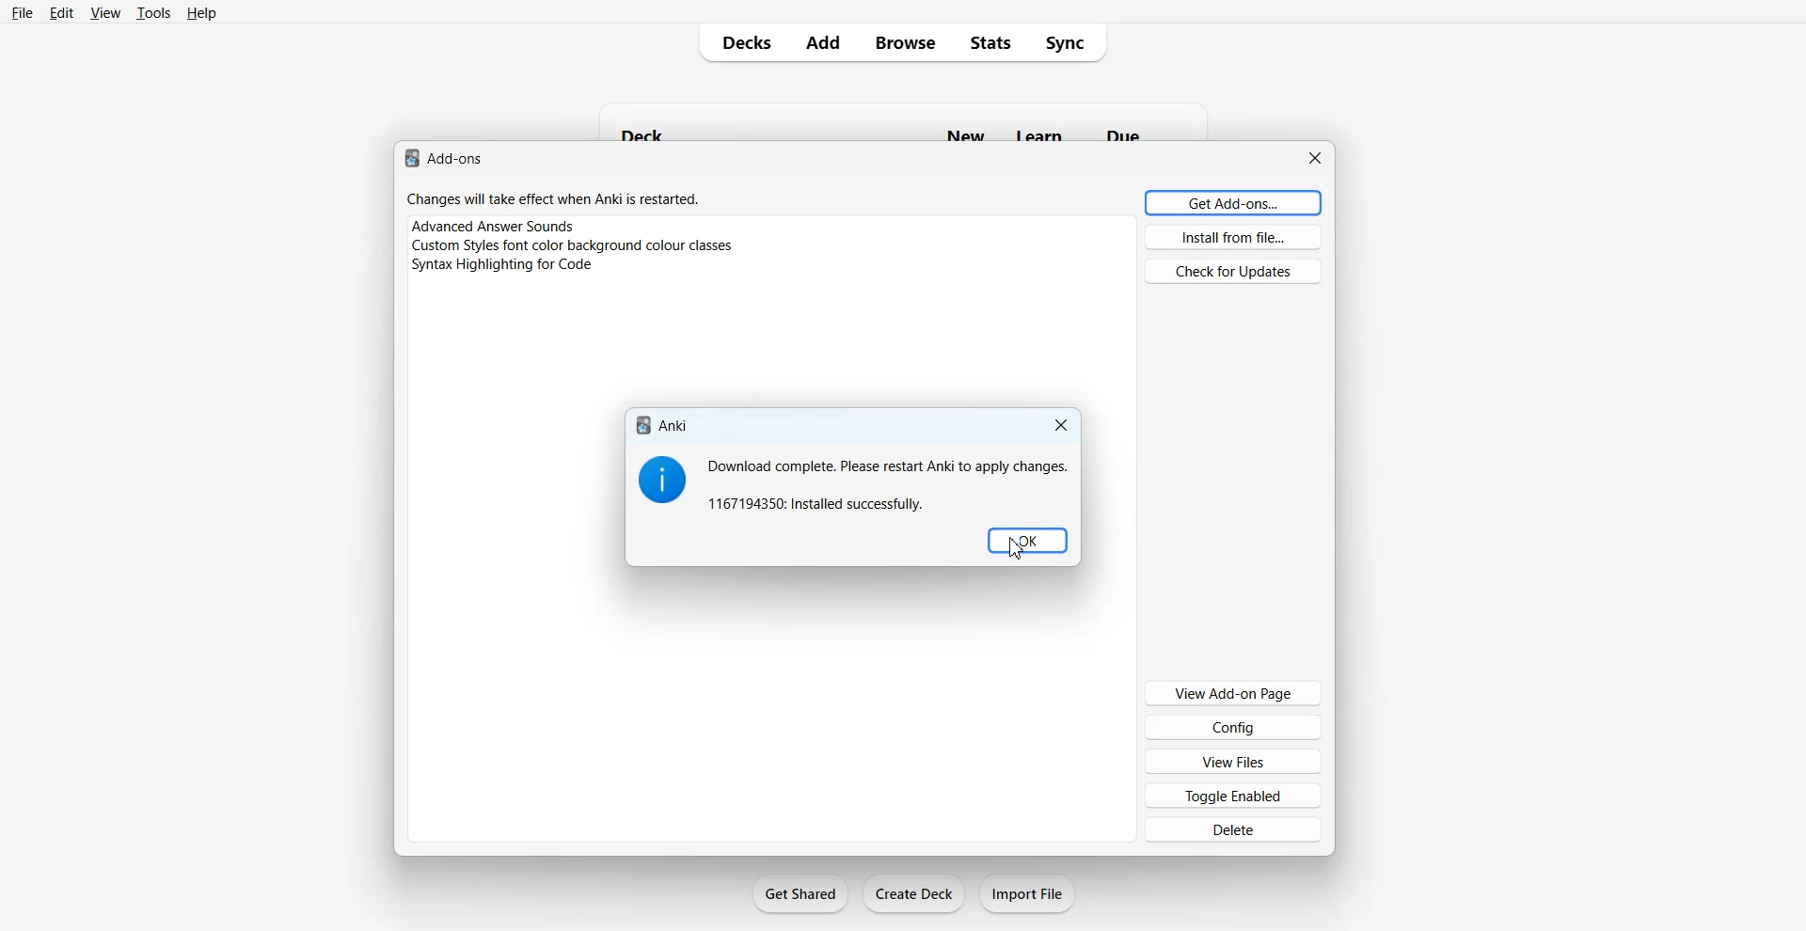 The image size is (1806, 931). Describe the element at coordinates (448, 158) in the screenshot. I see `Add-ons.` at that location.